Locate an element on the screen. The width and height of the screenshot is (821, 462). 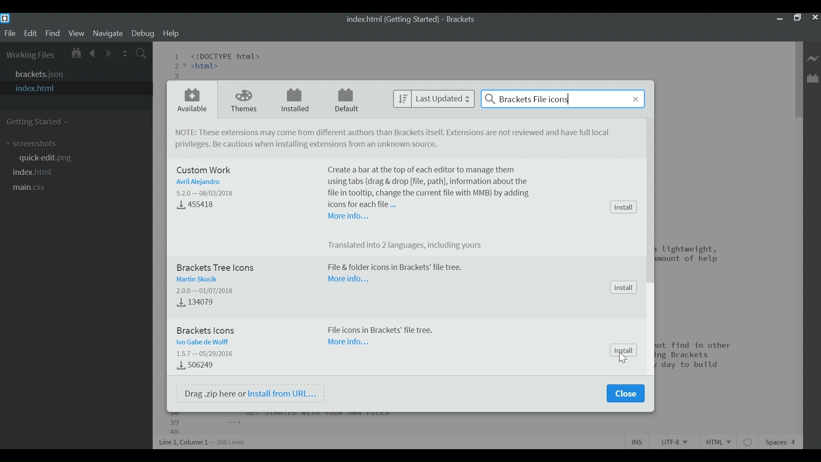
More Information is located at coordinates (348, 279).